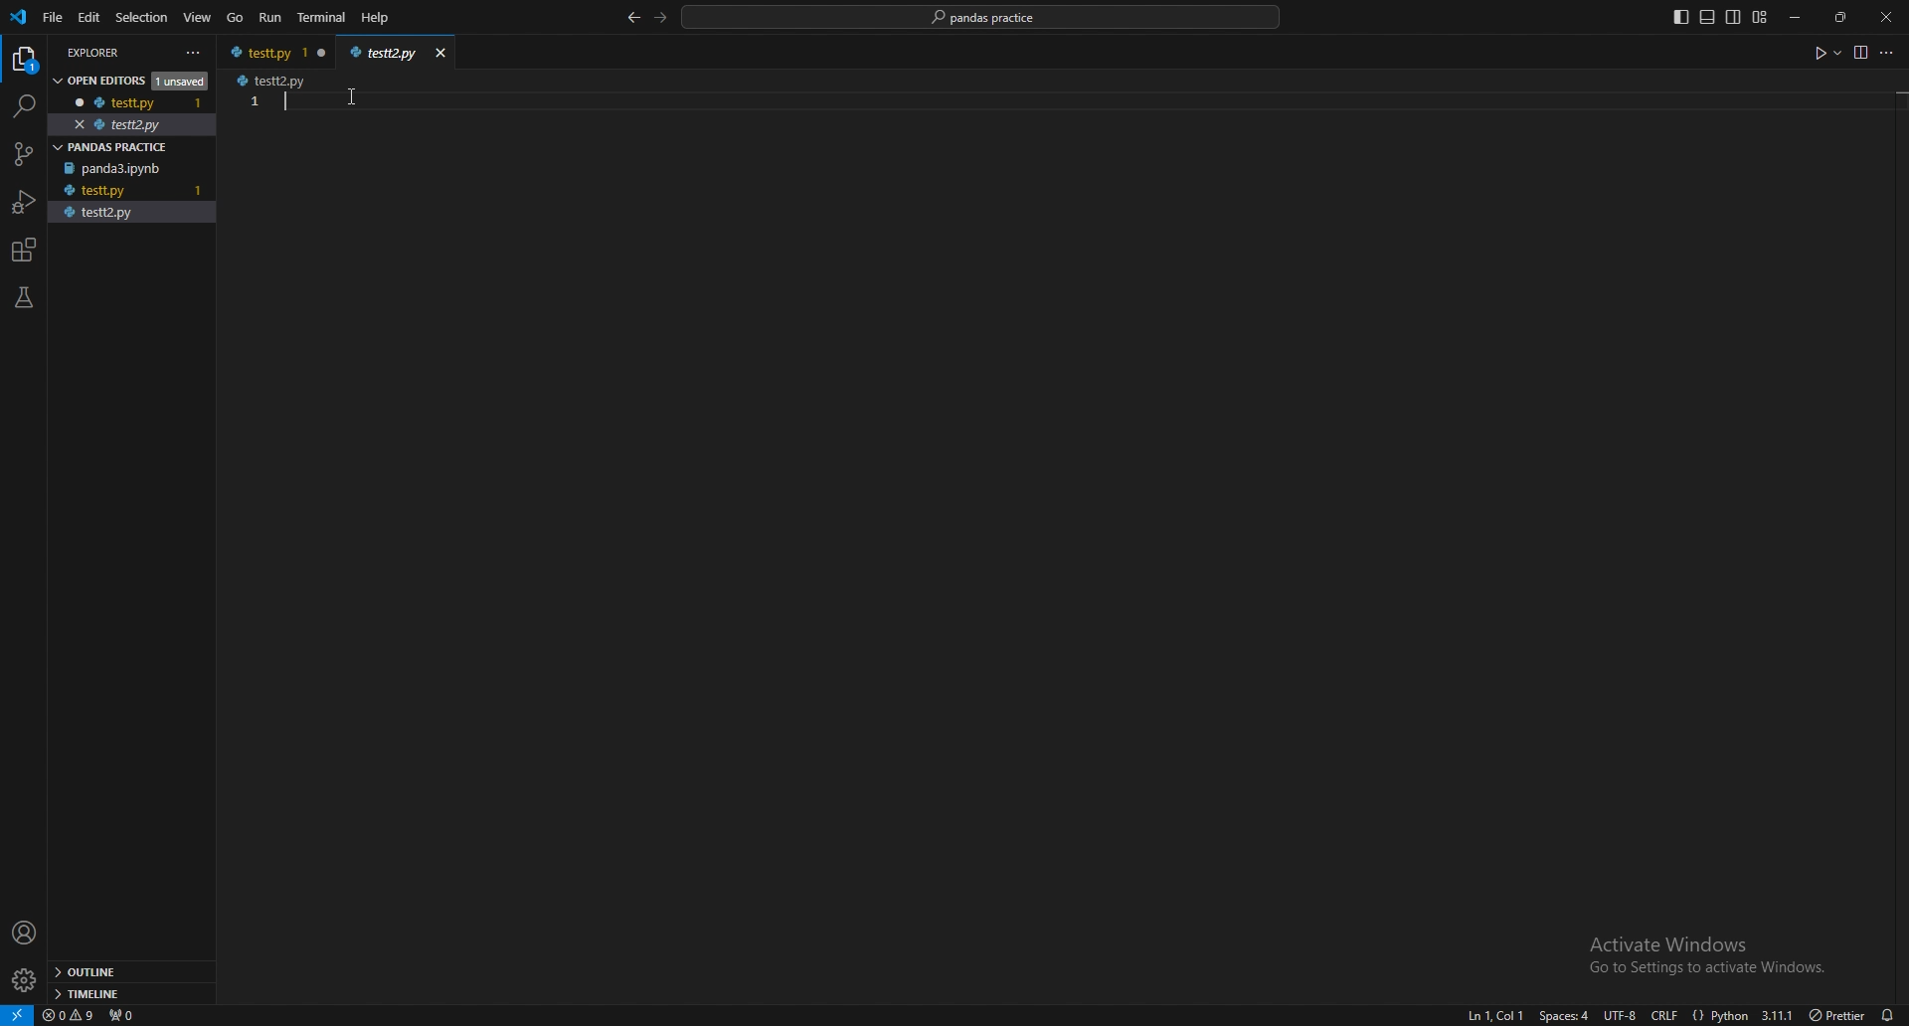 The width and height of the screenshot is (1909, 1026). I want to click on explorer, so click(115, 51).